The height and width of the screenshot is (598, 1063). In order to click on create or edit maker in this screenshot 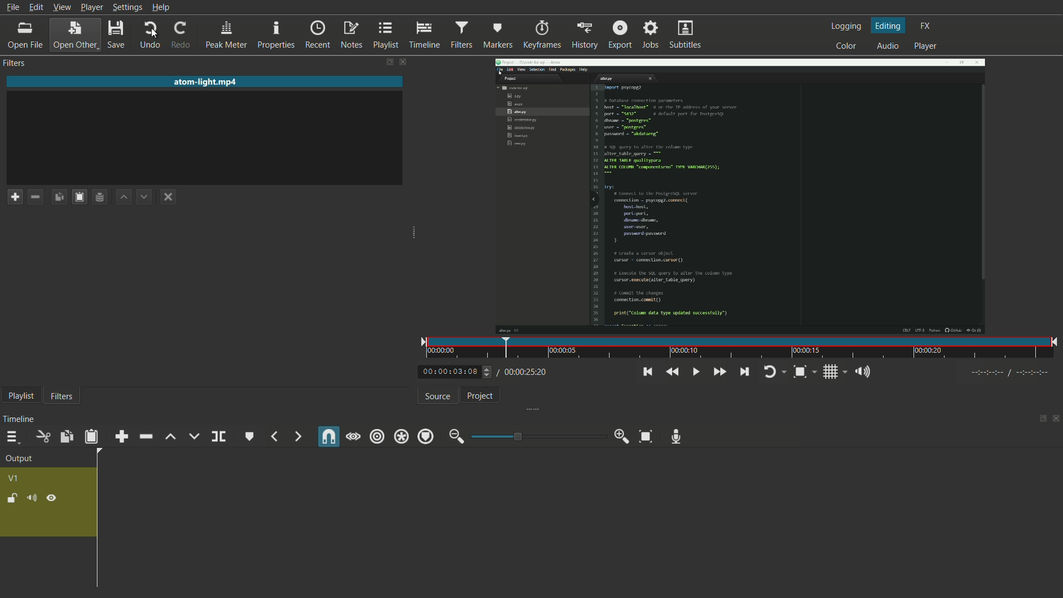, I will do `click(249, 438)`.